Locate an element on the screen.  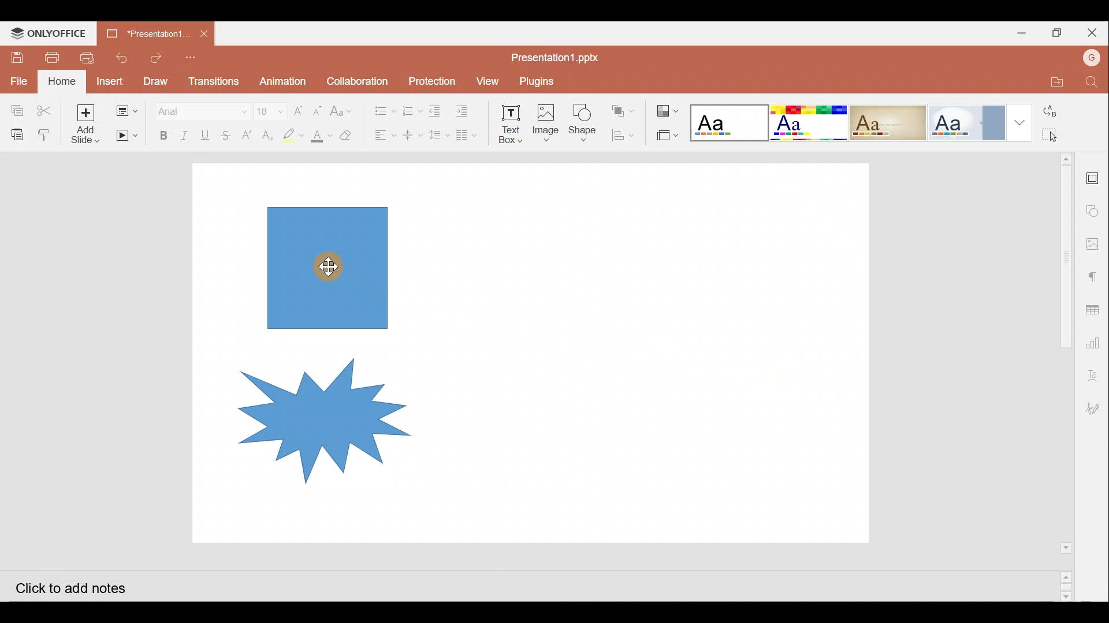
Line spacing is located at coordinates (439, 136).